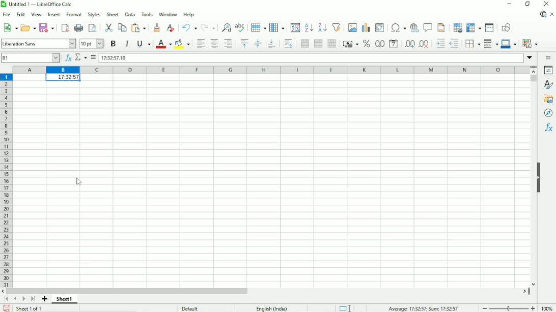 Image resolution: width=556 pixels, height=312 pixels. Describe the element at coordinates (350, 44) in the screenshot. I see `Format as currency` at that location.